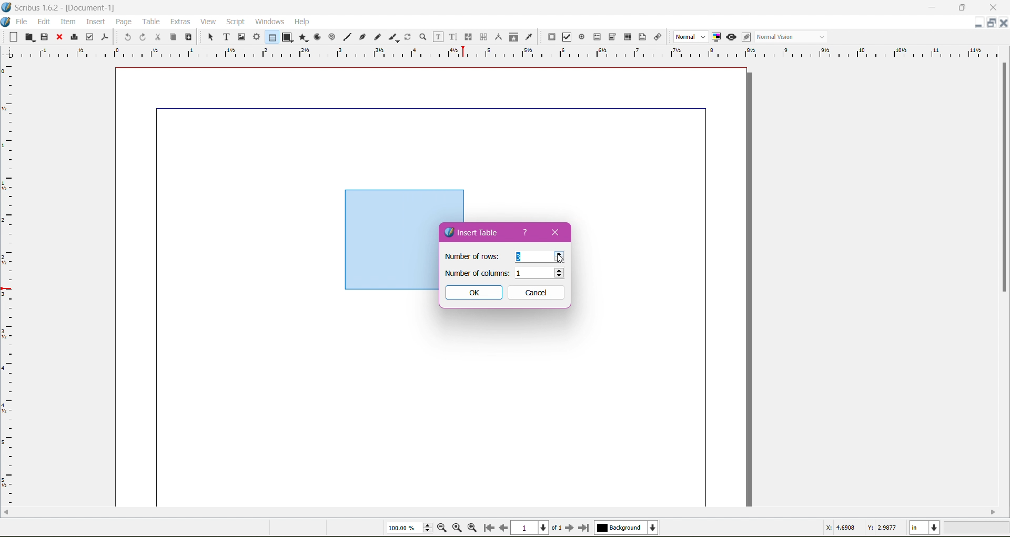 The image size is (1010, 537). What do you see at coordinates (224, 37) in the screenshot?
I see `Text Frame` at bounding box center [224, 37].